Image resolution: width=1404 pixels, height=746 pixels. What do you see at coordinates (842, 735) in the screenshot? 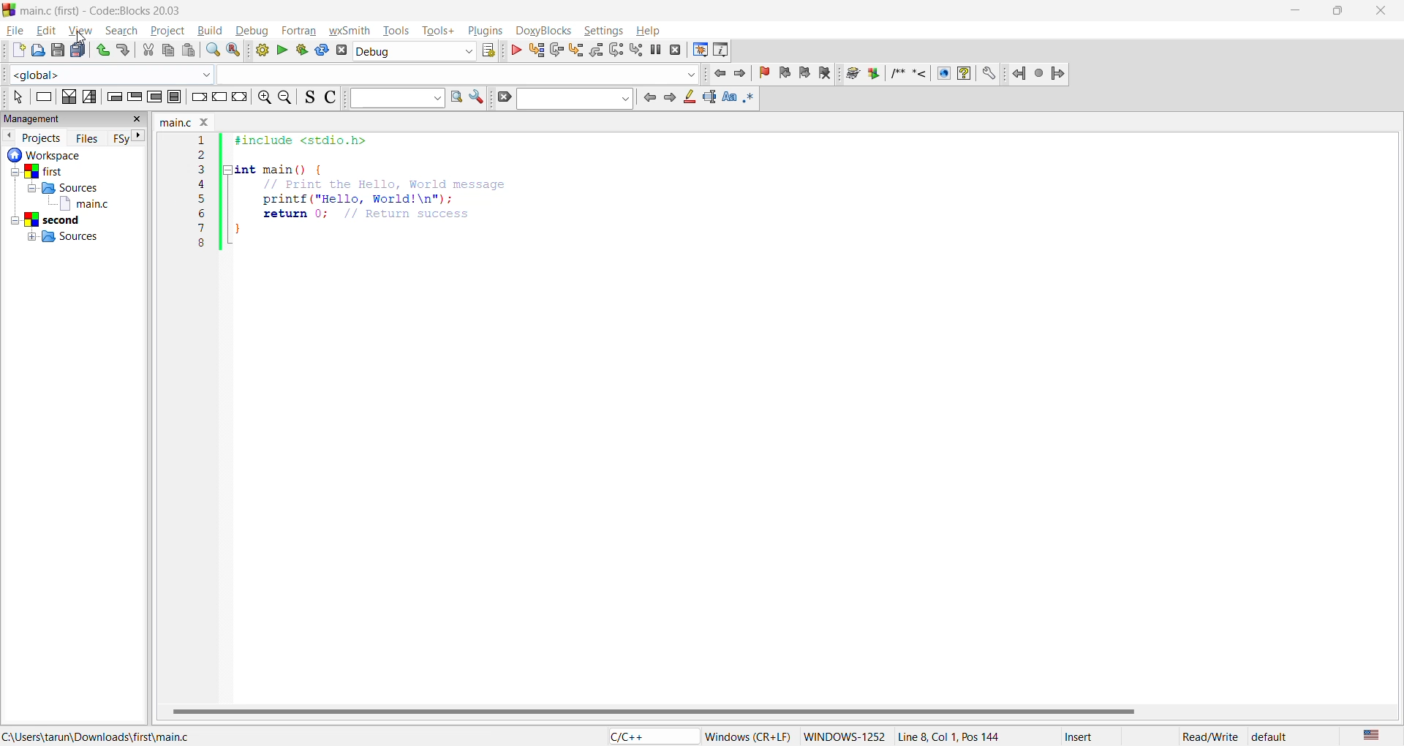
I see `WINDOWS-1252` at bounding box center [842, 735].